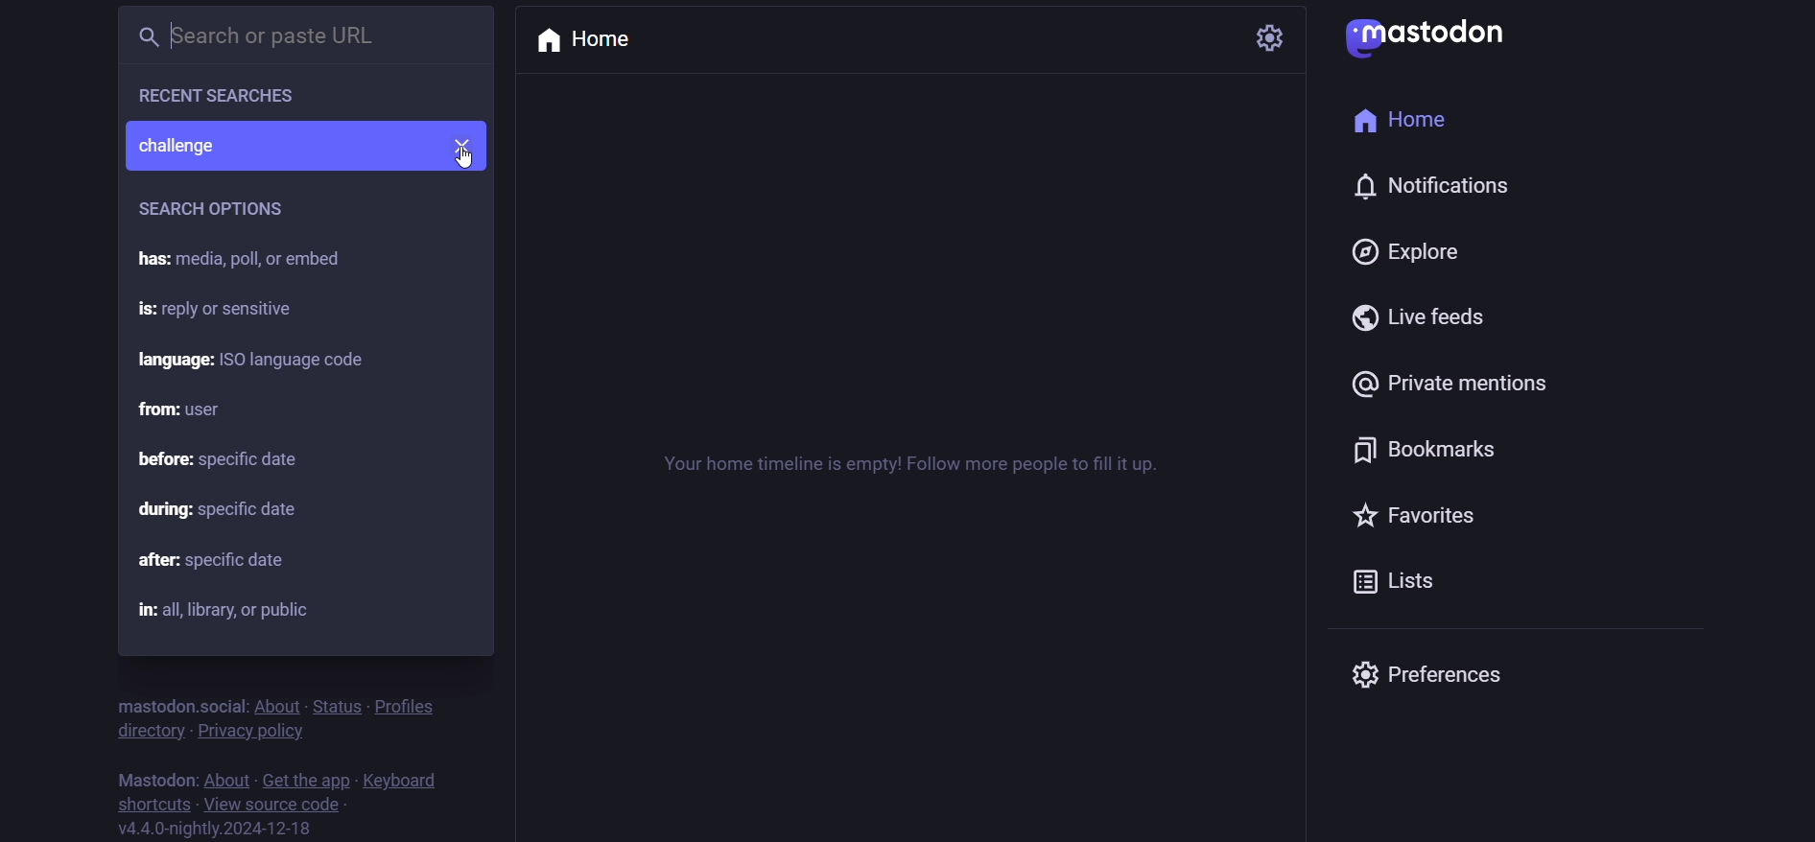 The width and height of the screenshot is (1815, 842). What do you see at coordinates (225, 777) in the screenshot?
I see `about` at bounding box center [225, 777].